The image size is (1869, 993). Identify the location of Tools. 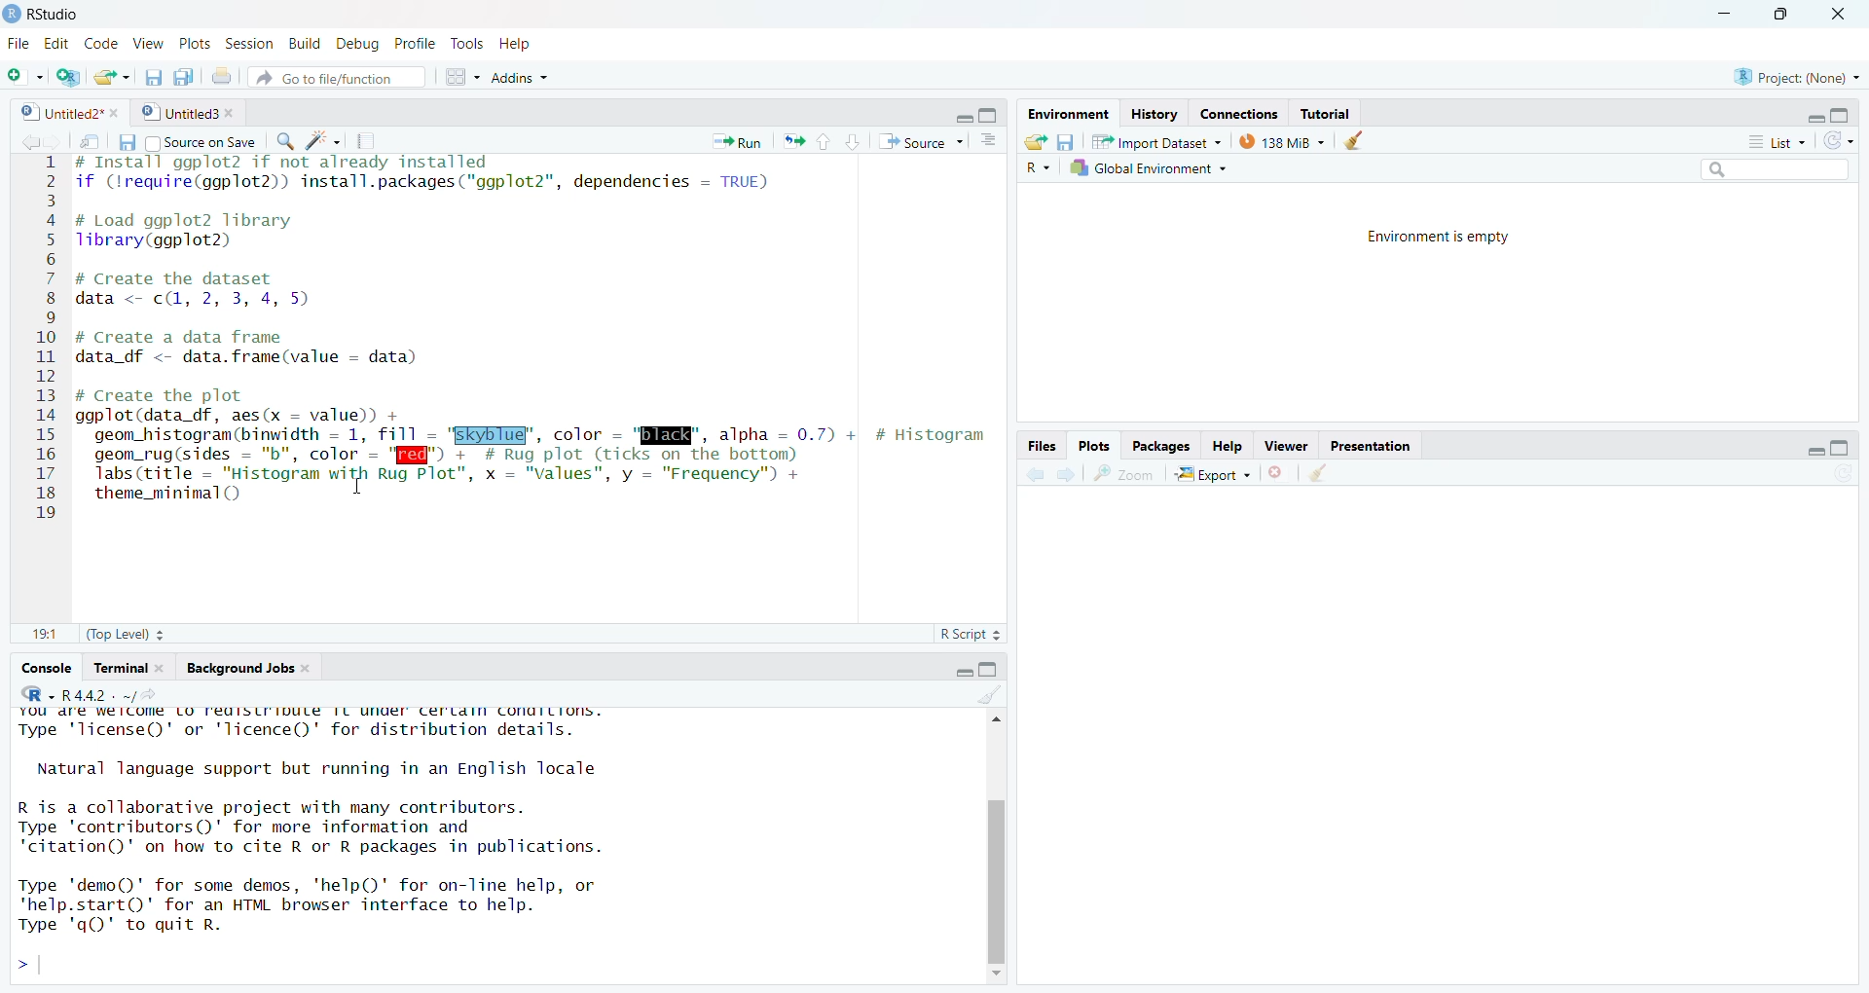
(463, 41).